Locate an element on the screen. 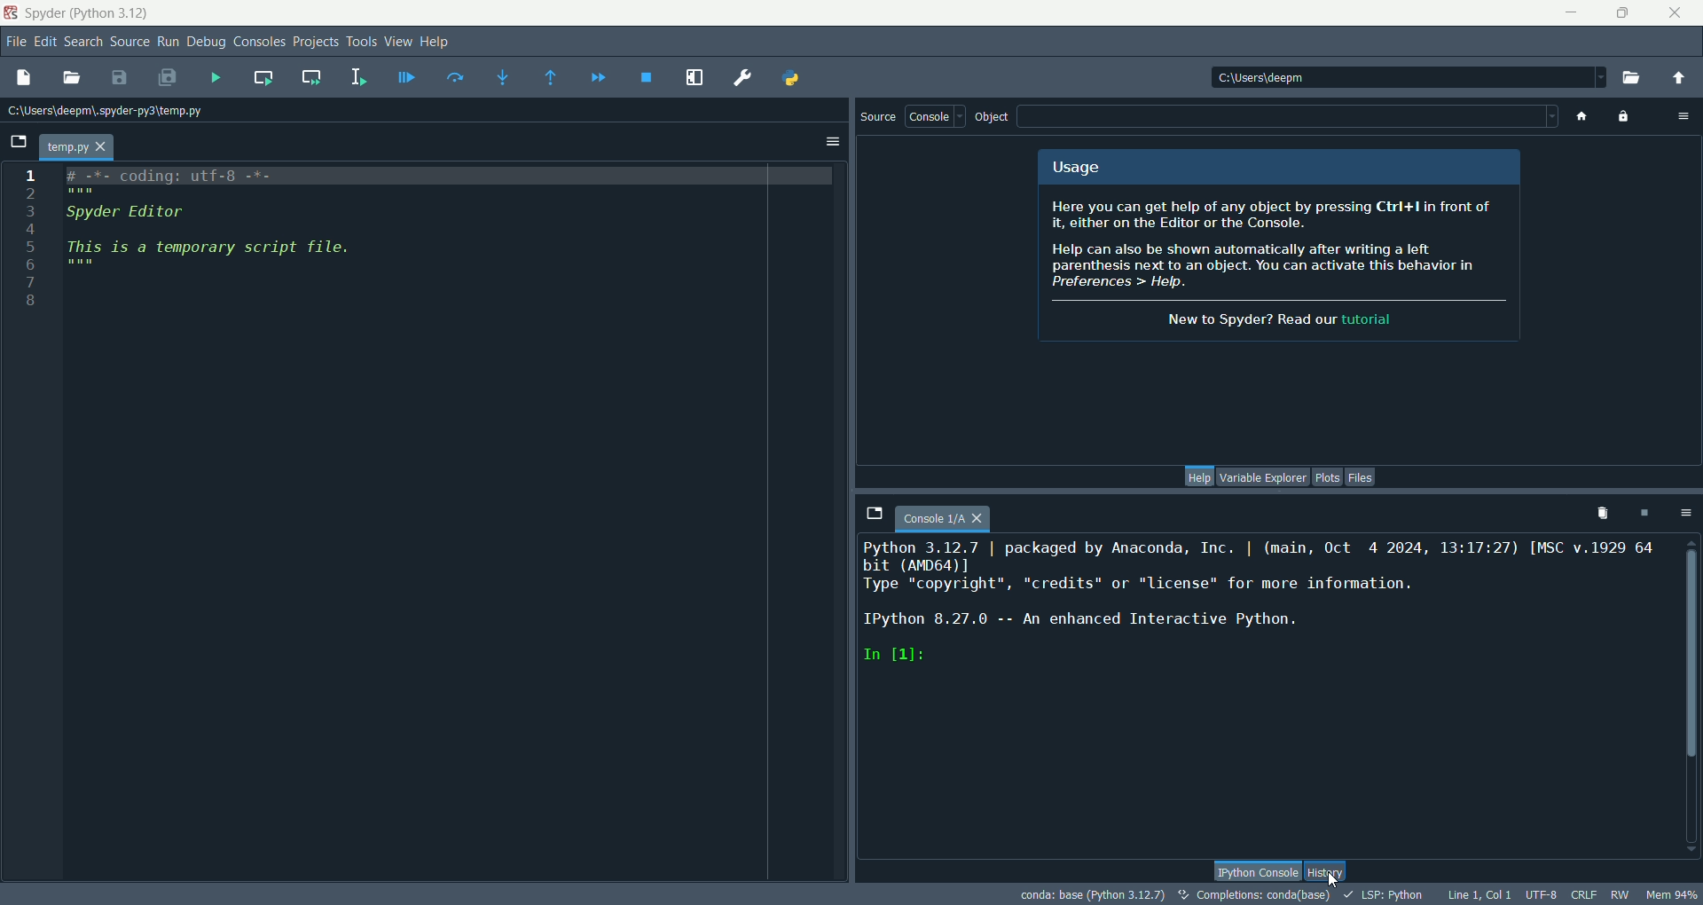  run is located at coordinates (169, 41).